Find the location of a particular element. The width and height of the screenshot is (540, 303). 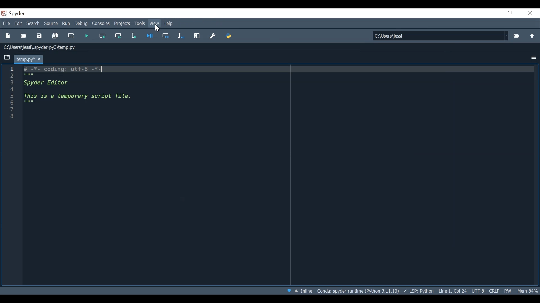

Options is located at coordinates (534, 57).